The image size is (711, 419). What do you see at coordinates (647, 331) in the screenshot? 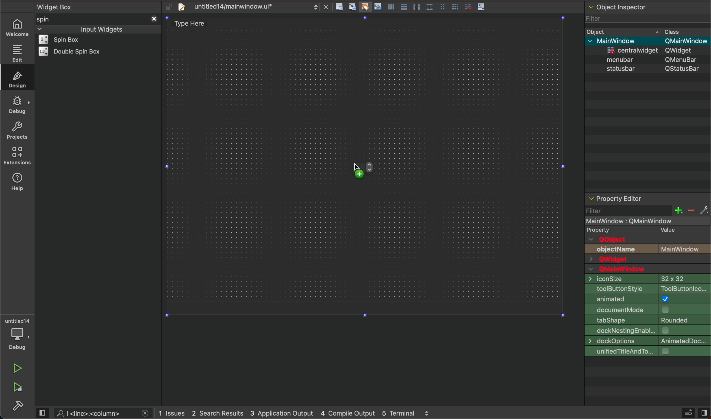
I see `dock` at bounding box center [647, 331].